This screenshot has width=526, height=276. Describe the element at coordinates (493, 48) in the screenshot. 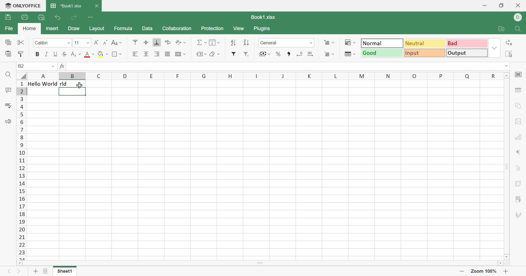

I see `Drop down` at that location.